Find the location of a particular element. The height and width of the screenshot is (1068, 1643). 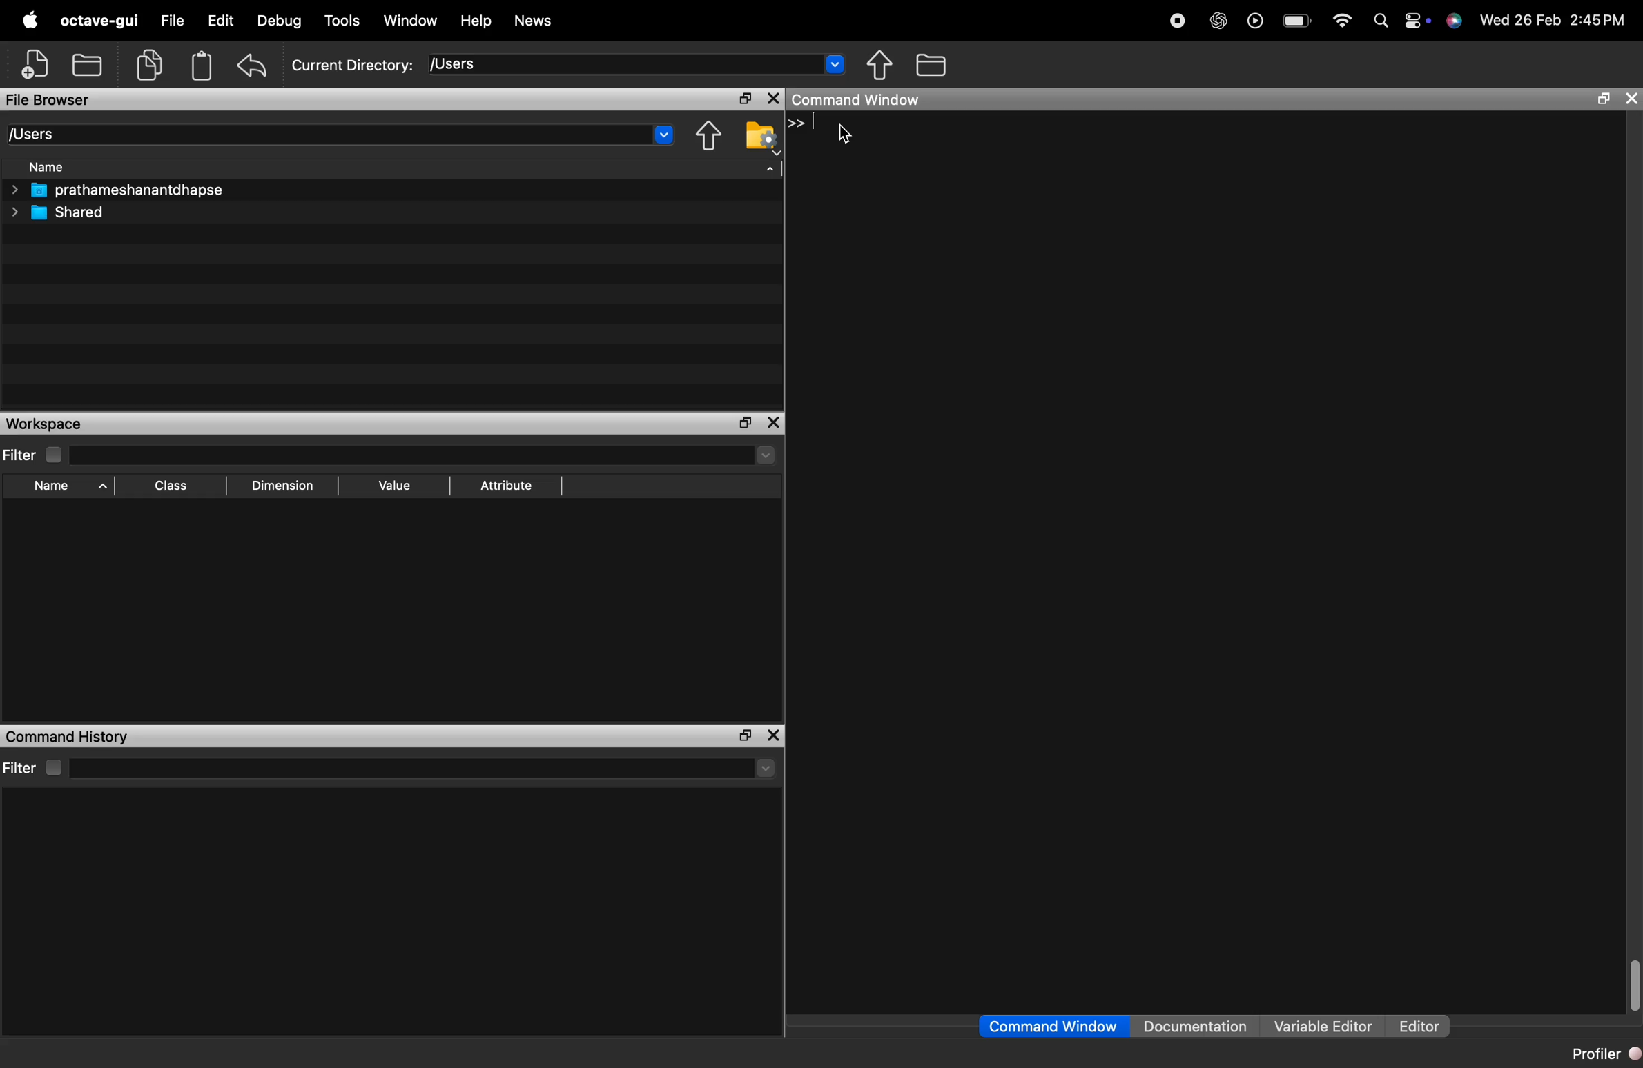

maximise is located at coordinates (744, 735).